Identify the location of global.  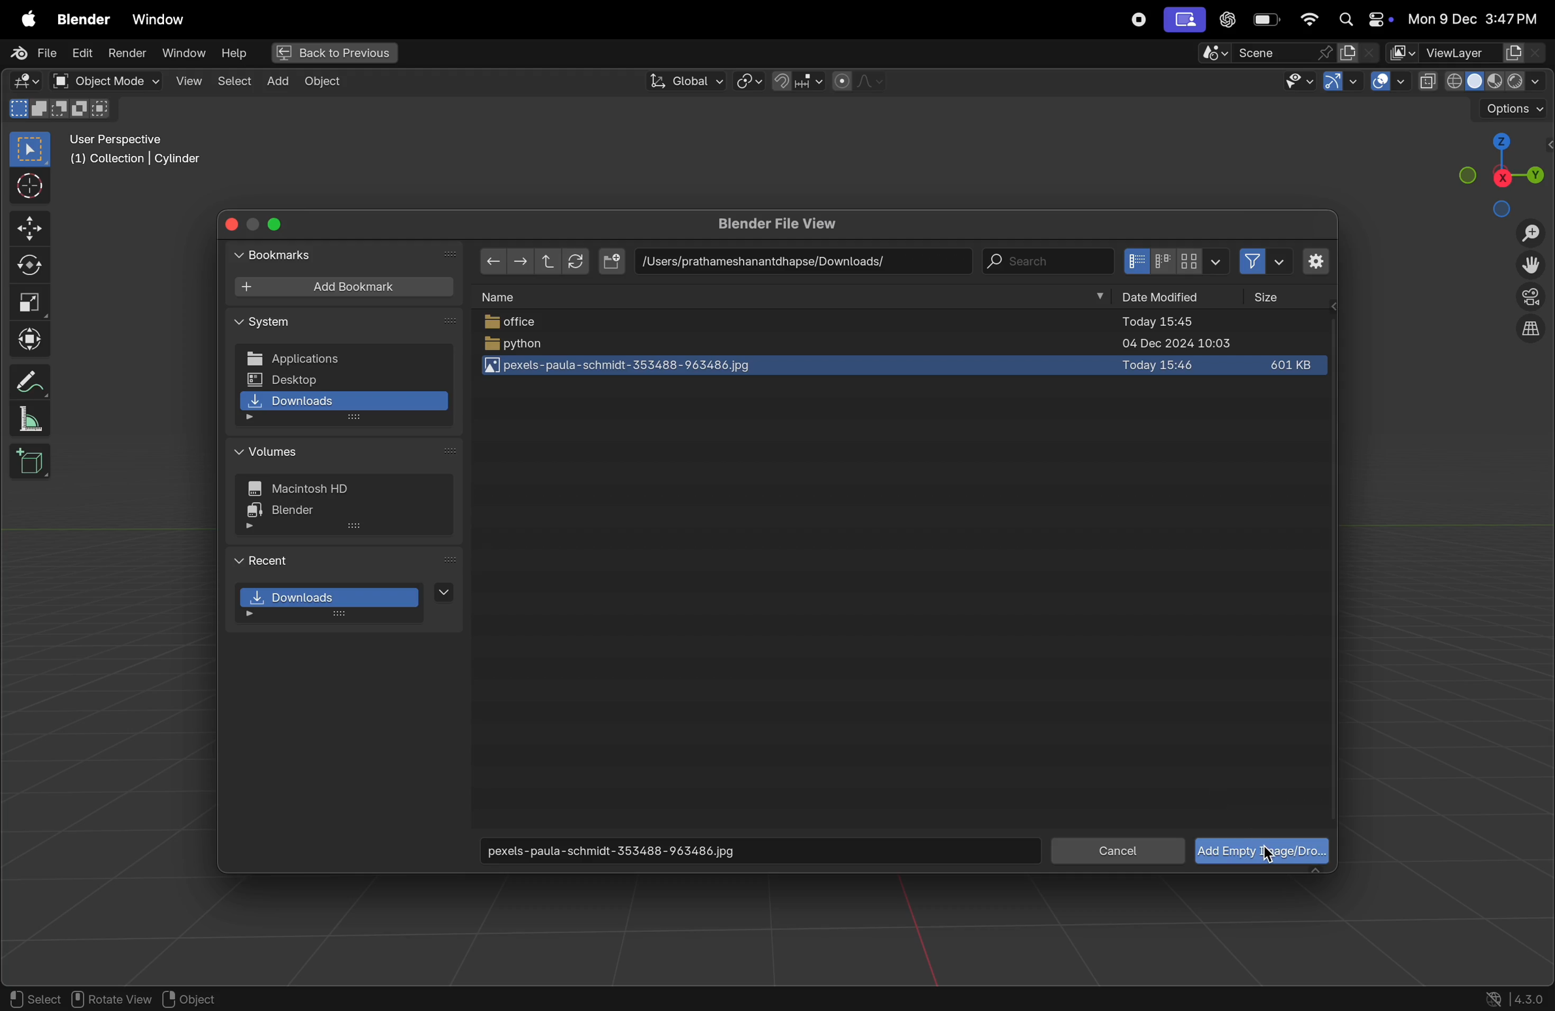
(685, 81).